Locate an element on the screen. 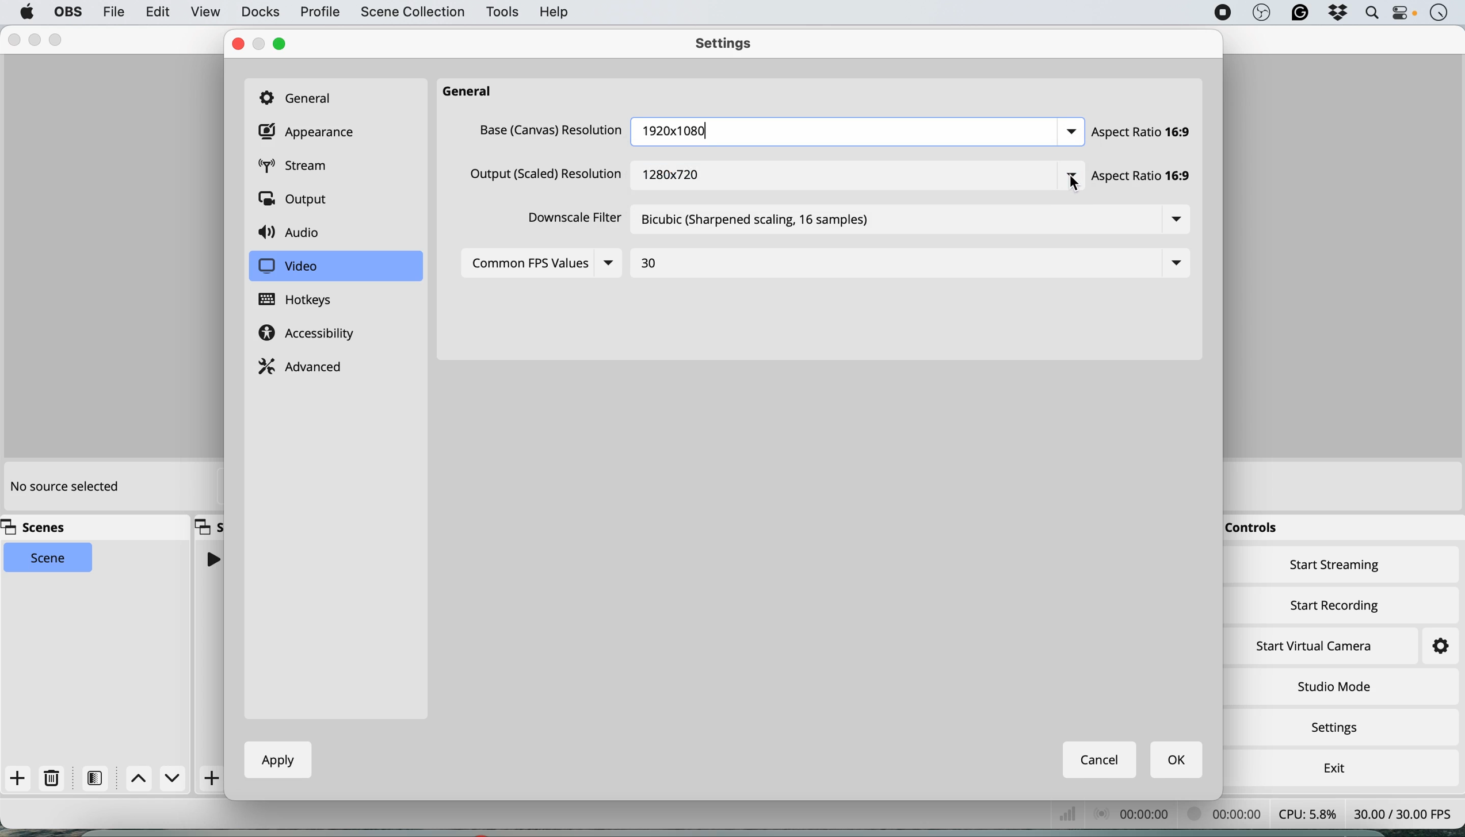  30 is located at coordinates (653, 264).